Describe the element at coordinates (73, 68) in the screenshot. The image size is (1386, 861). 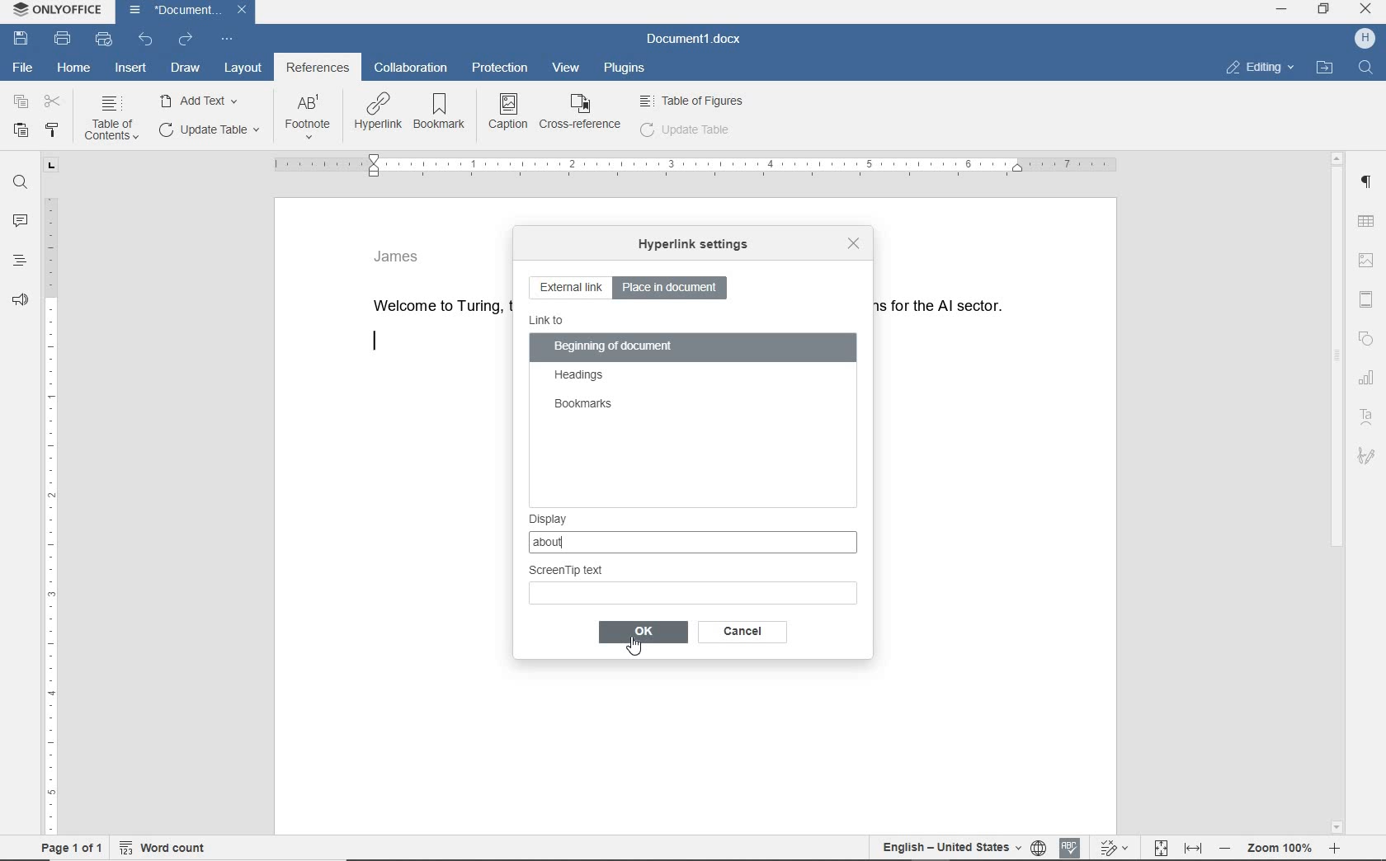
I see `home` at that location.